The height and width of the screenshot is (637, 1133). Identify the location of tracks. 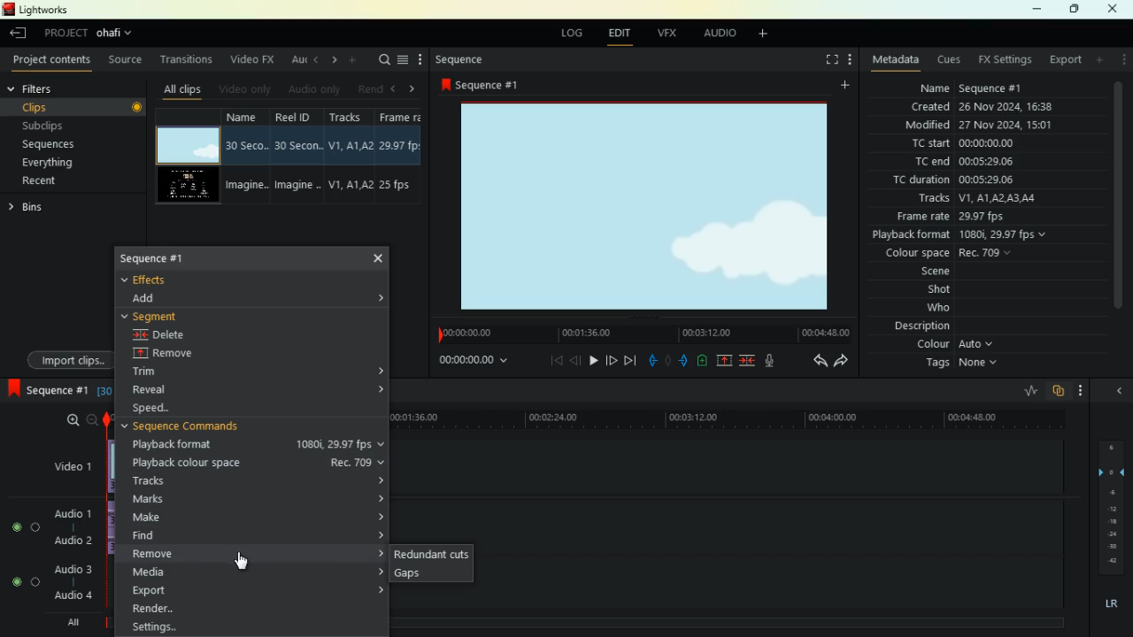
(352, 155).